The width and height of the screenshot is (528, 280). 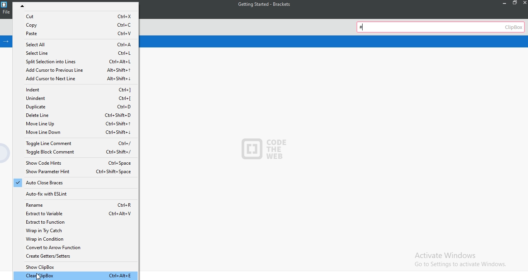 What do you see at coordinates (77, 248) in the screenshot?
I see `Convert to Arrow Function` at bounding box center [77, 248].